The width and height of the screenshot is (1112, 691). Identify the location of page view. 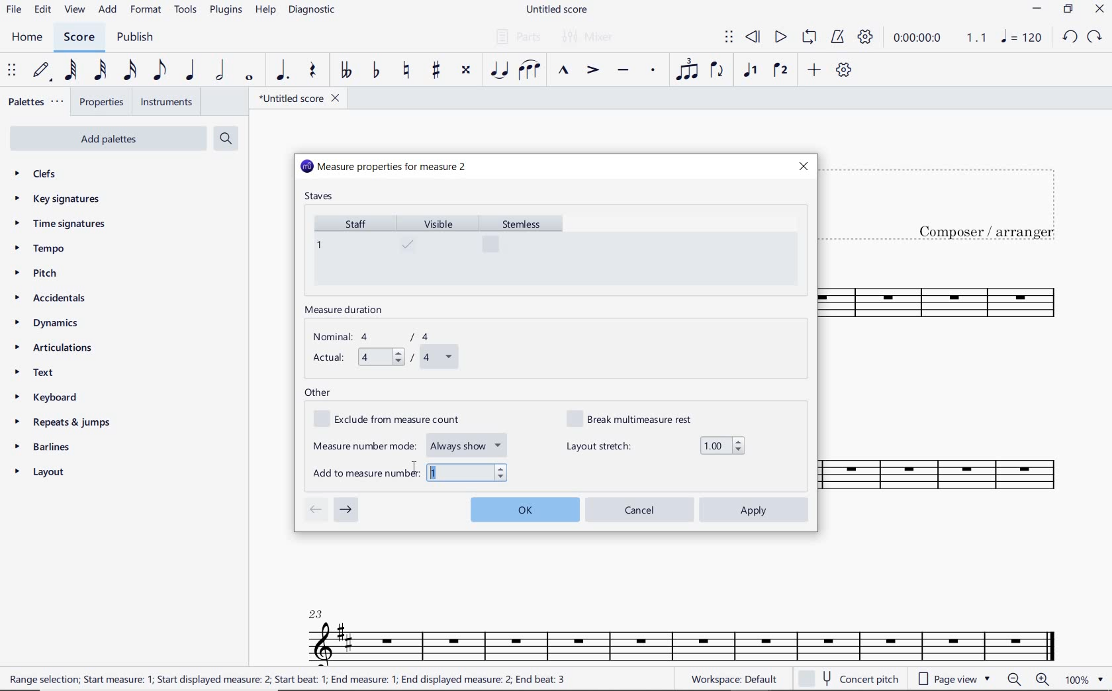
(952, 678).